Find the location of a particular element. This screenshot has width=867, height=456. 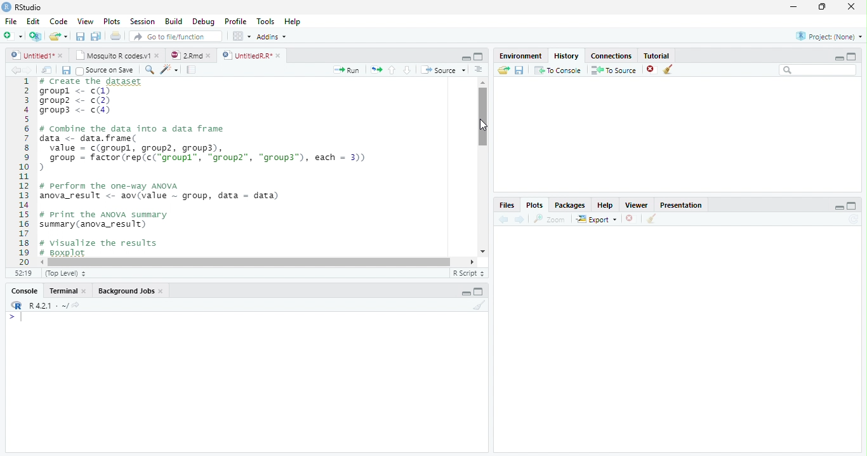

Edit is located at coordinates (32, 21).